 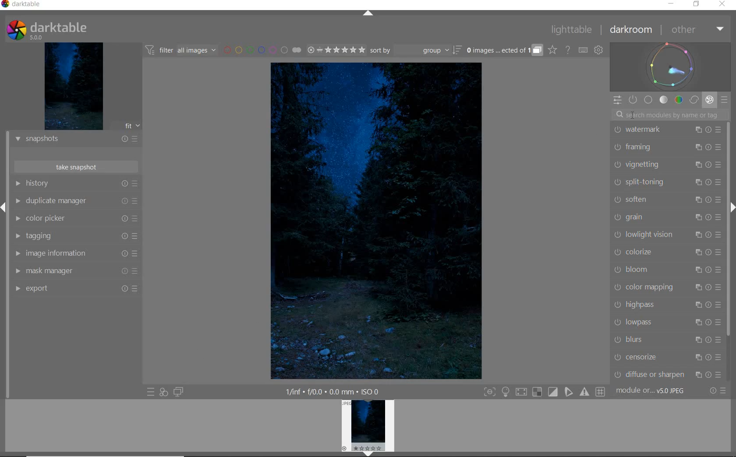 I want to click on SPLIT-TONING, so click(x=666, y=183).